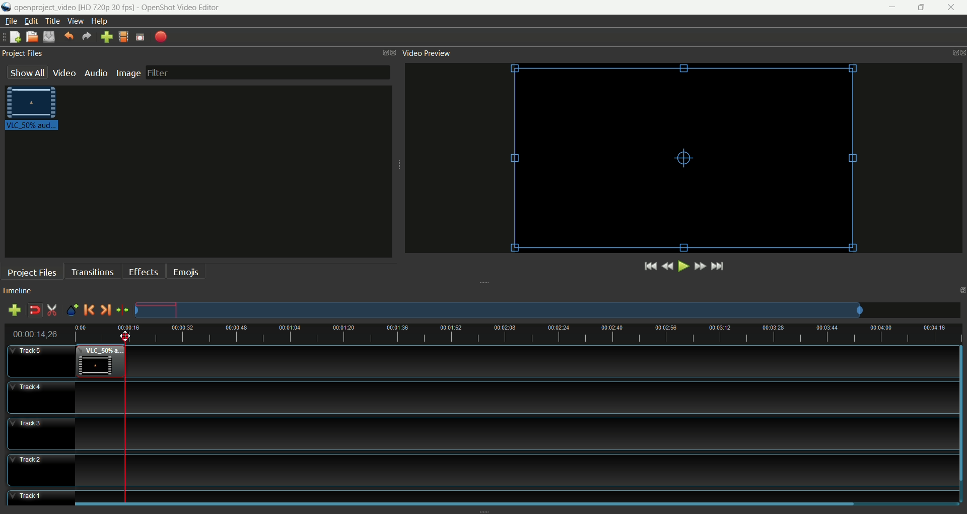 The width and height of the screenshot is (967, 514). Describe the element at coordinates (100, 362) in the screenshot. I see `video clip` at that location.